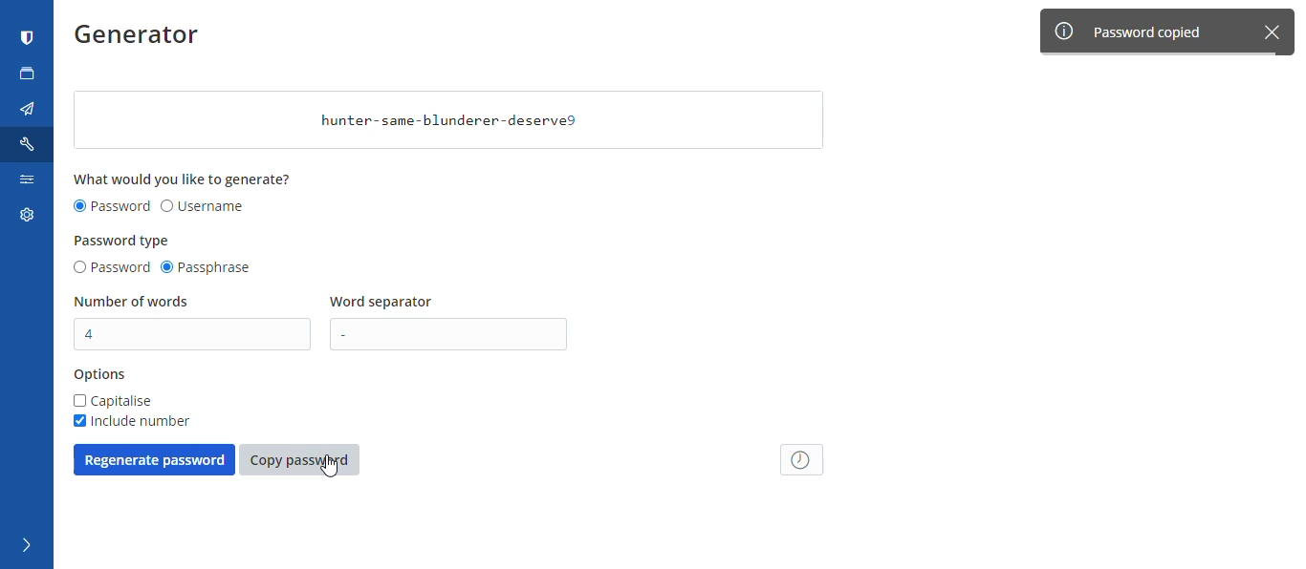 This screenshot has height=569, width=1306. Describe the element at coordinates (299, 460) in the screenshot. I see `copy password` at that location.